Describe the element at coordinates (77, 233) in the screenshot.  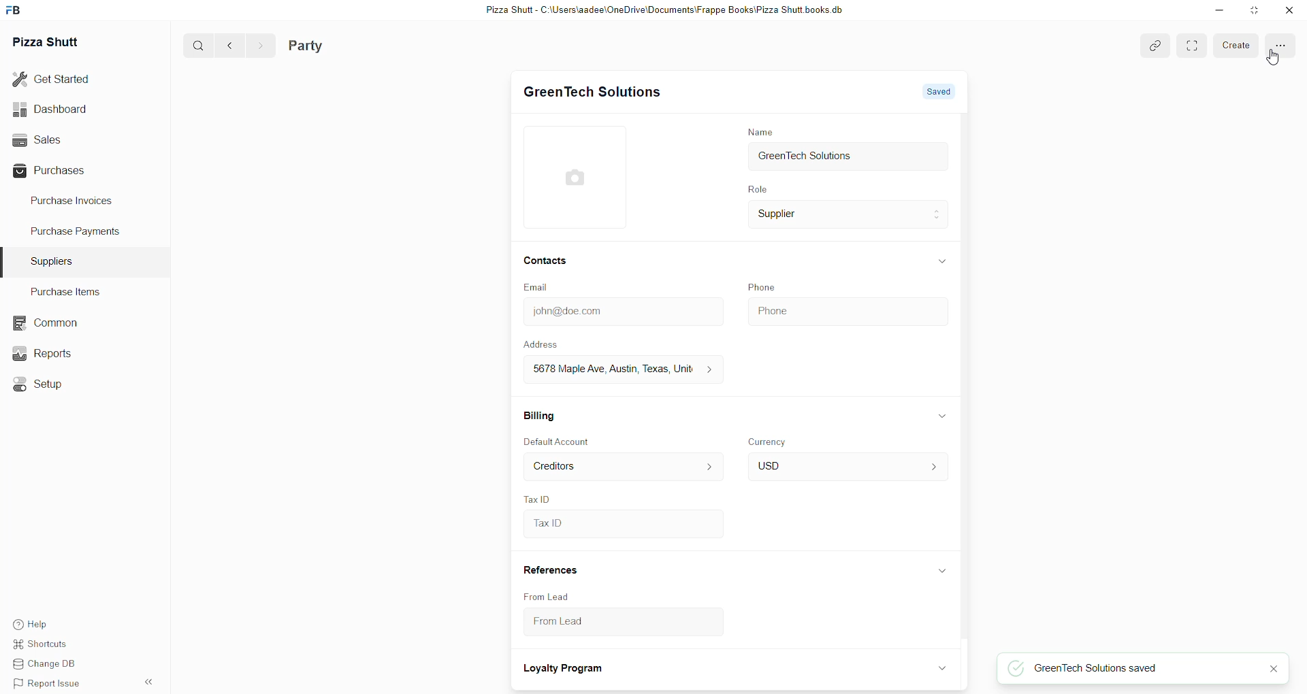
I see `Purchase Payments` at that location.